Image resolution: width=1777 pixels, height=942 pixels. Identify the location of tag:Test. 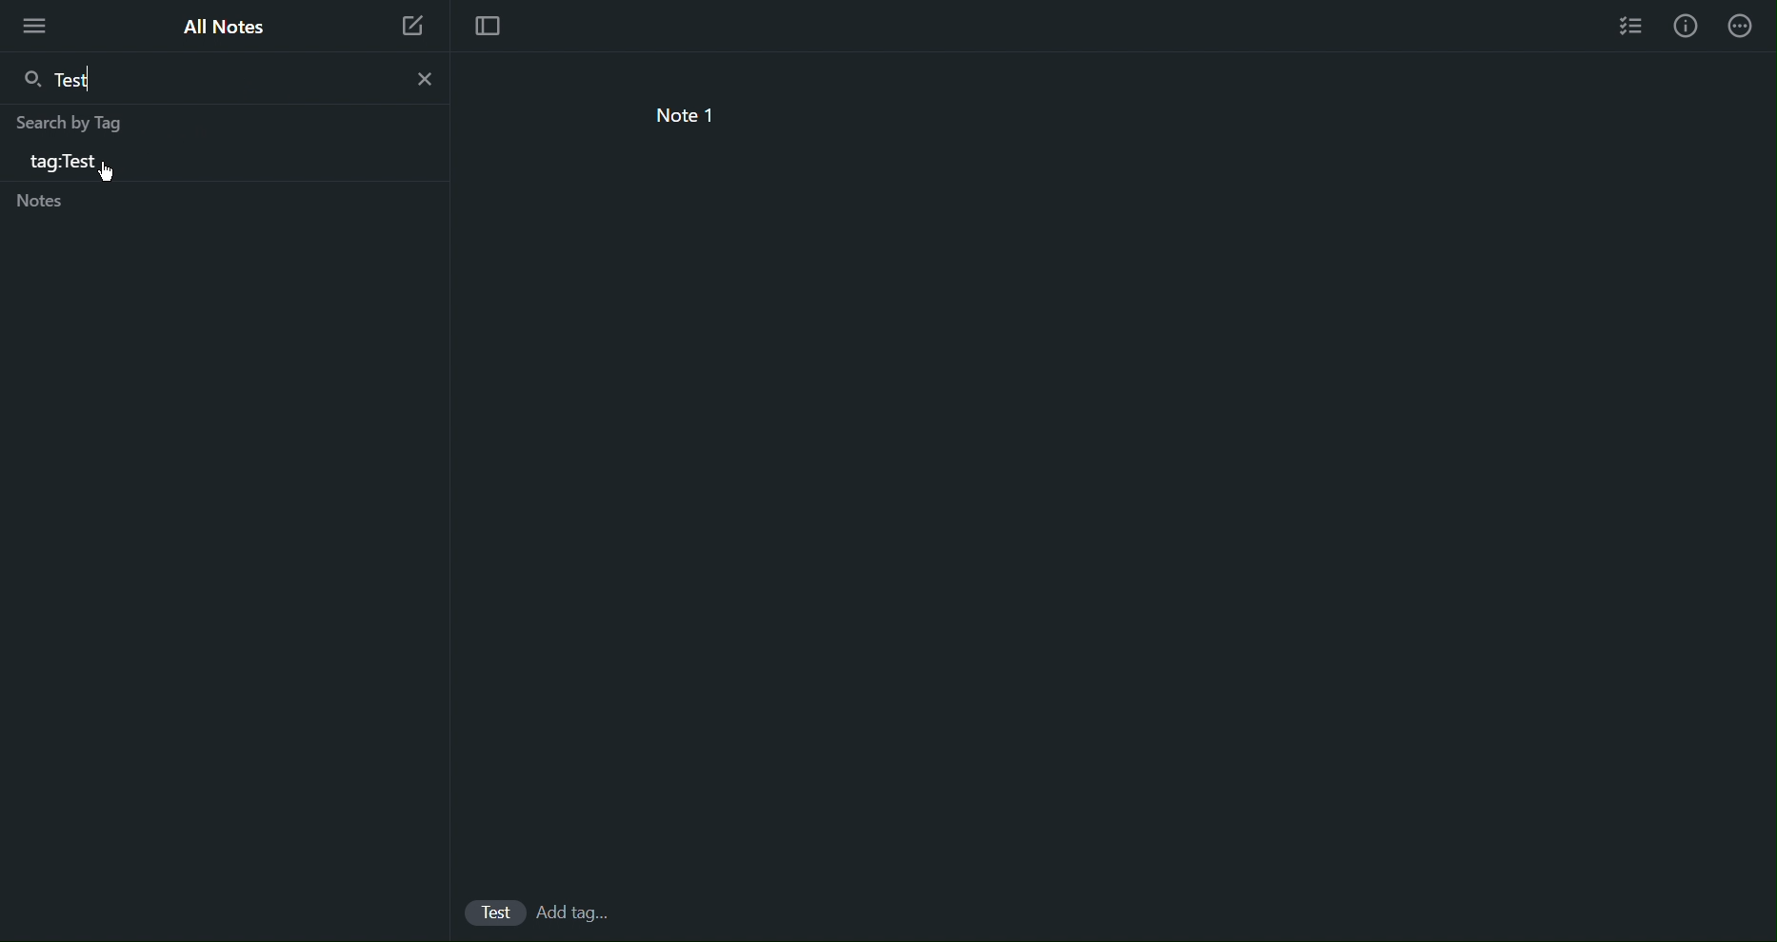
(69, 159).